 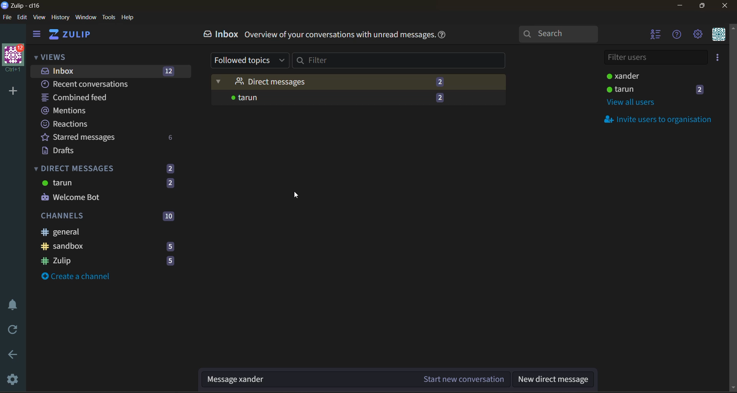 I want to click on user, so click(x=659, y=90).